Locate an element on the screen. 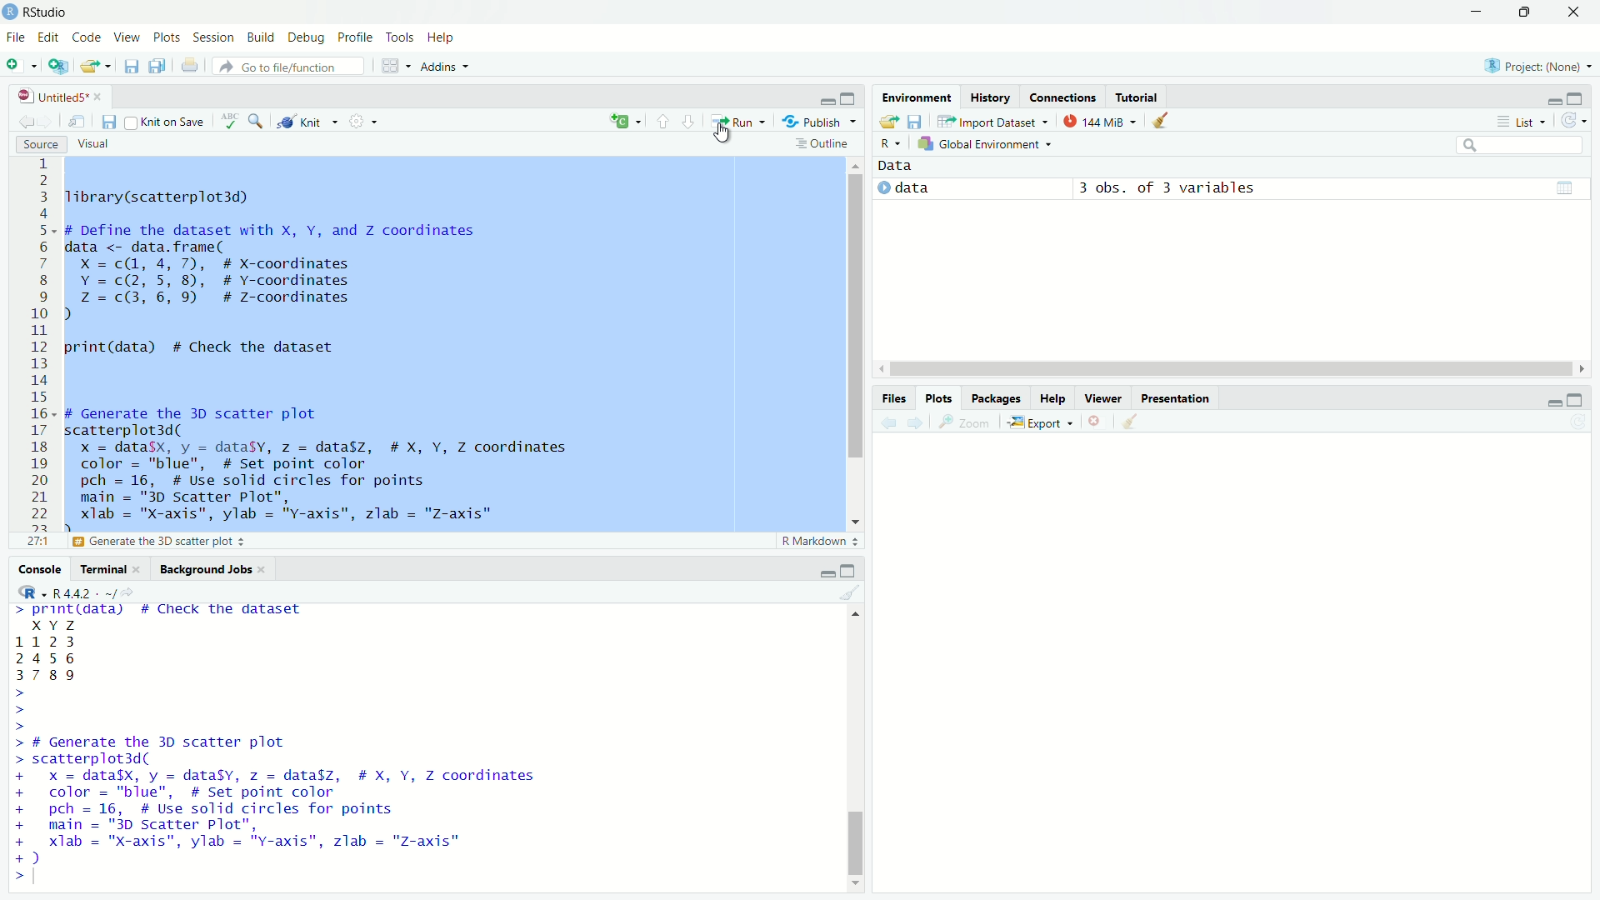  scrollbar is located at coordinates (857, 750).